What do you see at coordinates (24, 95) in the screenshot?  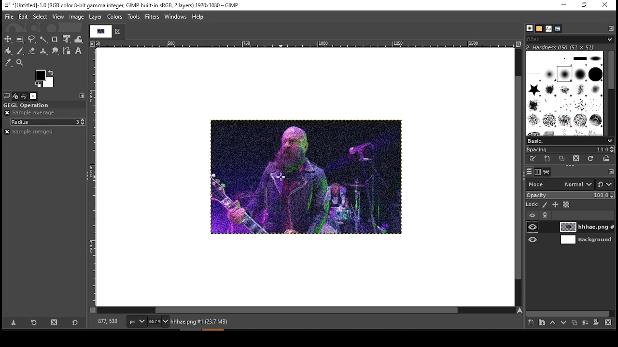 I see `undo history` at bounding box center [24, 95].